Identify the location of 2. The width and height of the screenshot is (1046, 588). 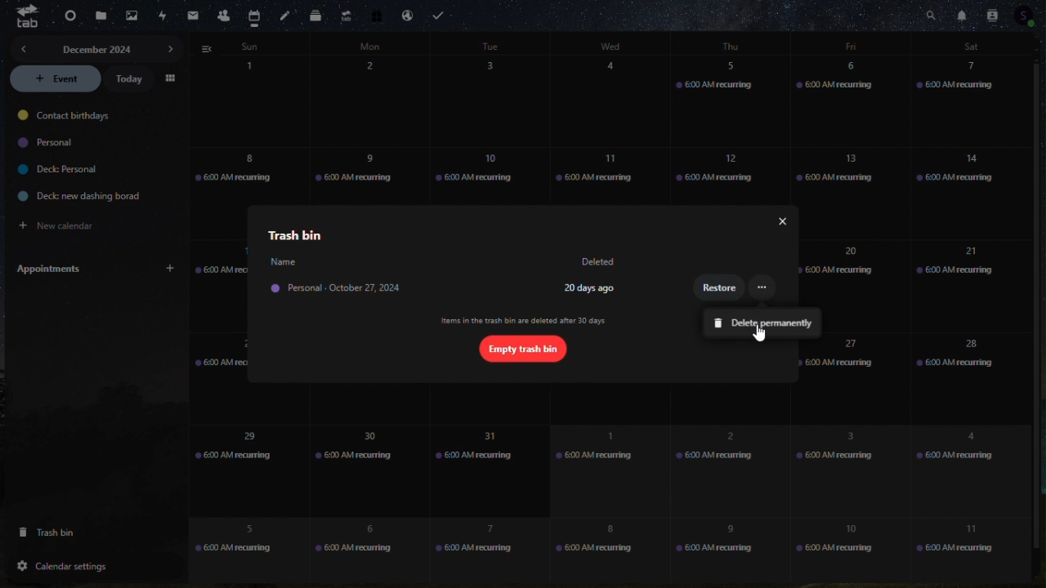
(724, 464).